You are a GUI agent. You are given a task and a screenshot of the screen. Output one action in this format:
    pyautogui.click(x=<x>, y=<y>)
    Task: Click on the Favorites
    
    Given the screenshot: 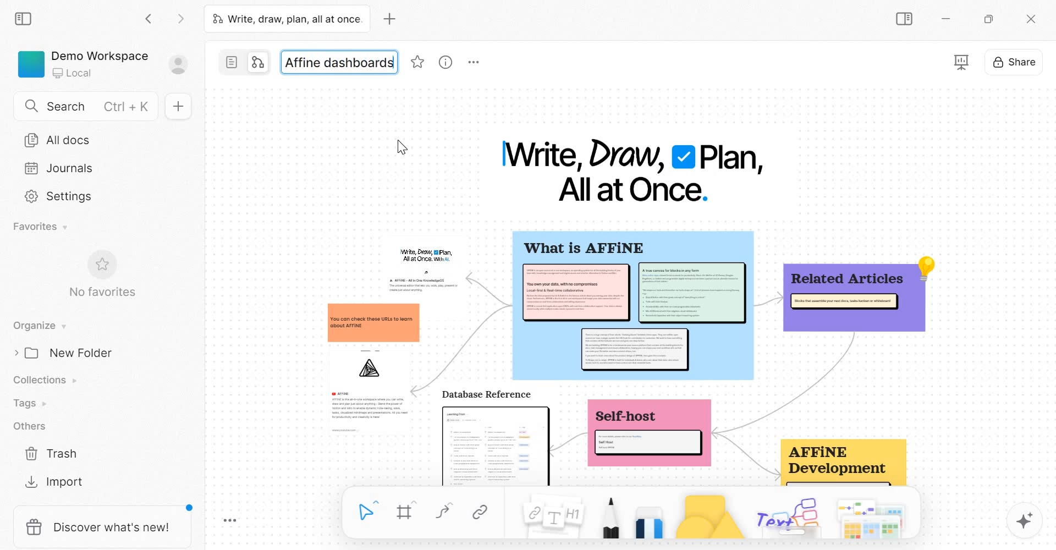 What is the action you would take?
    pyautogui.click(x=40, y=227)
    